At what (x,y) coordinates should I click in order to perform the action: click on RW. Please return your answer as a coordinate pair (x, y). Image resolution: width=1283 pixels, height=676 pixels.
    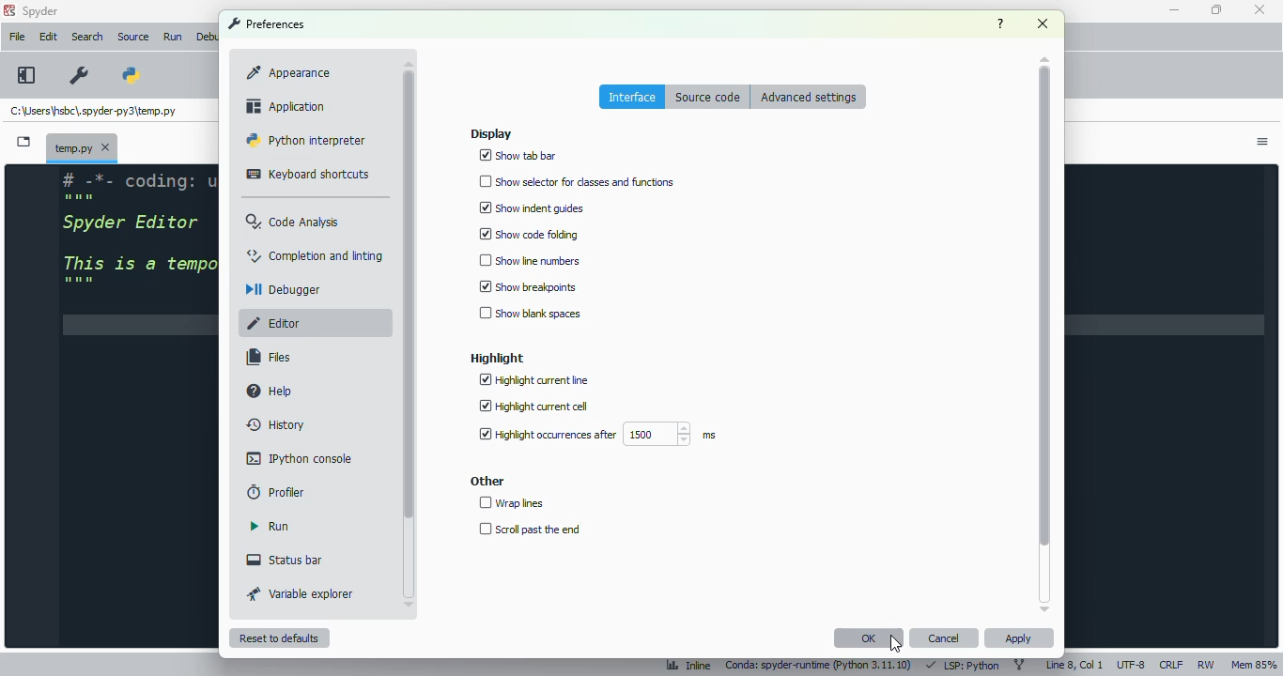
    Looking at the image, I should click on (1207, 665).